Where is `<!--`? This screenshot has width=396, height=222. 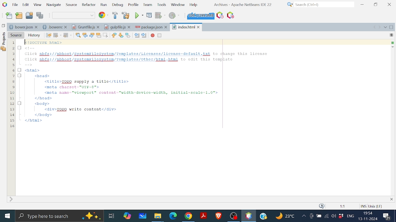 <!-- is located at coordinates (32, 48).